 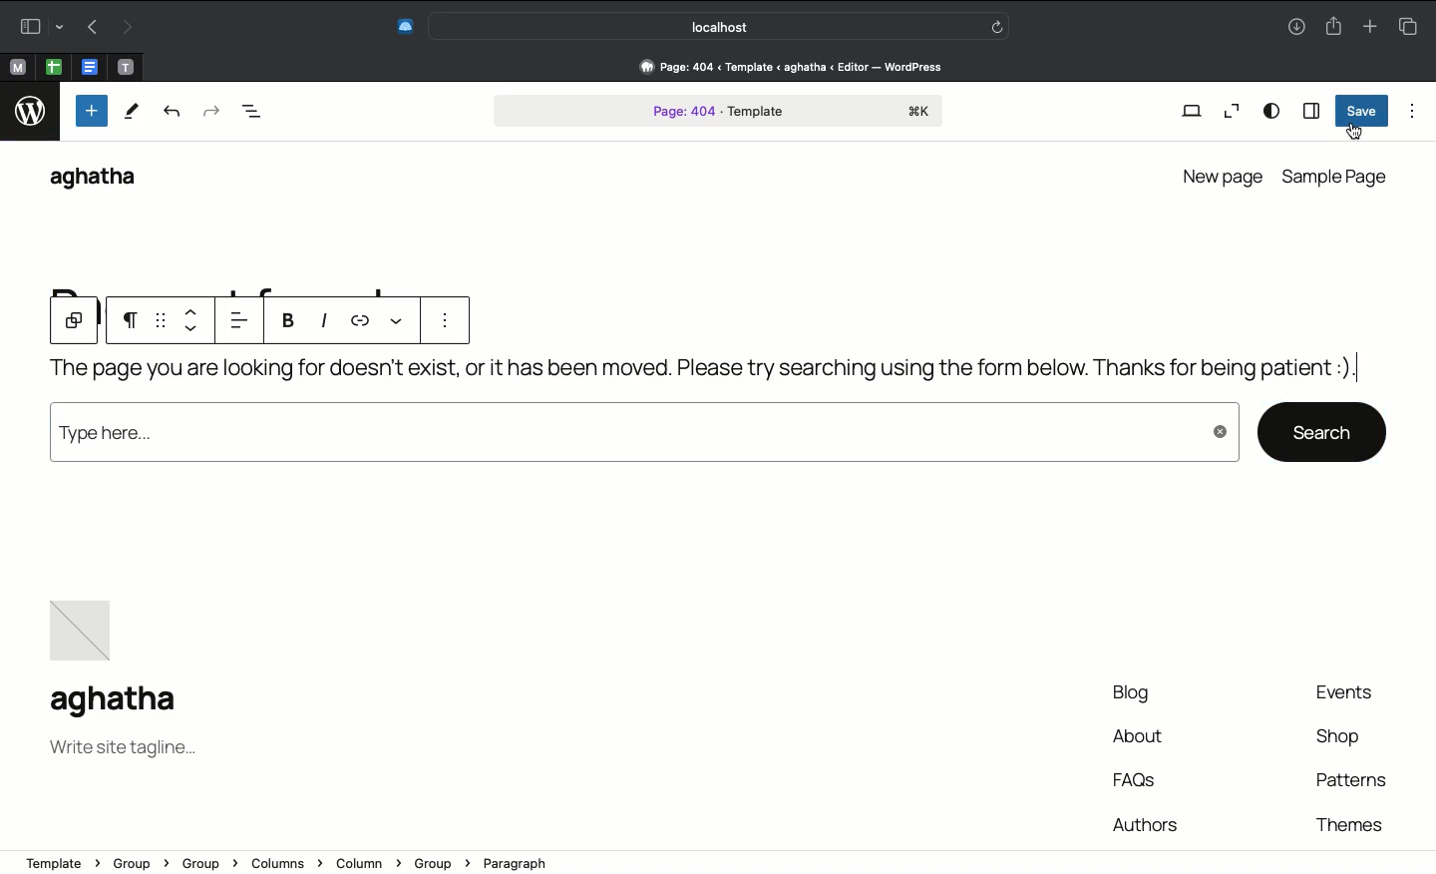 I want to click on logo, so click(x=29, y=115).